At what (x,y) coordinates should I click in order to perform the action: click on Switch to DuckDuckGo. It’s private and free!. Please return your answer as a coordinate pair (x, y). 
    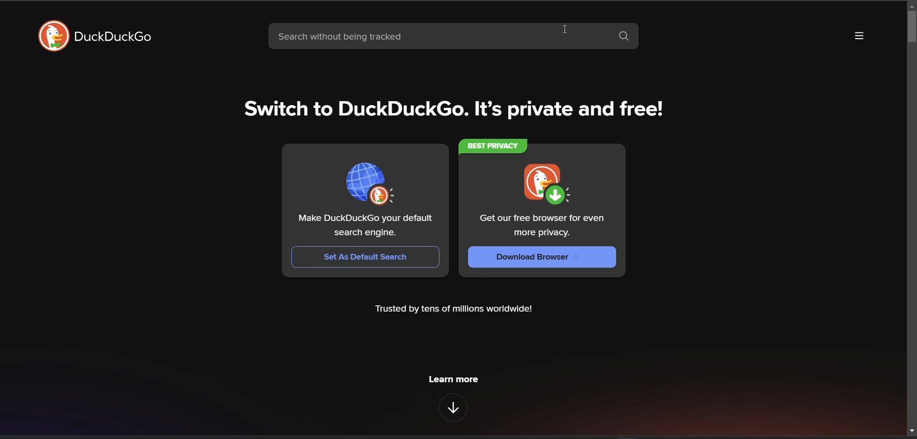
    Looking at the image, I should click on (454, 109).